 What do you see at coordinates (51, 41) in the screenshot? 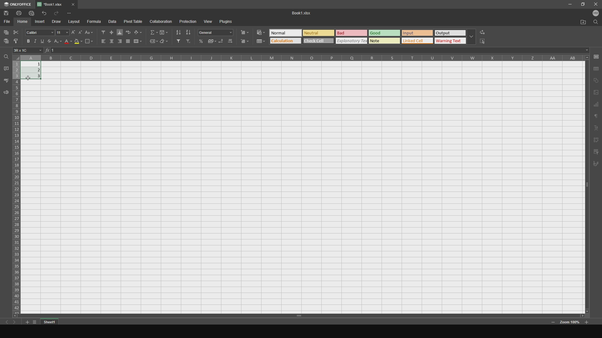
I see `stricktrough` at bounding box center [51, 41].